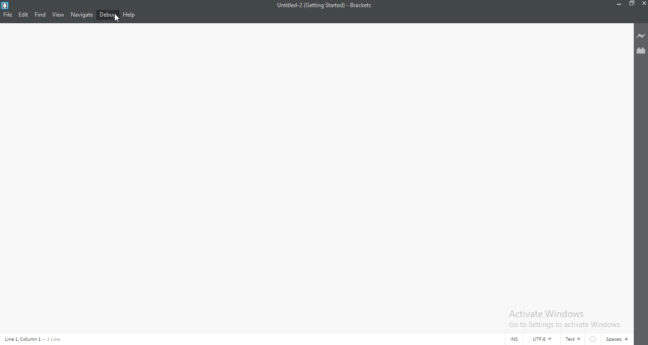 Image resolution: width=648 pixels, height=345 pixels. I want to click on minimize, so click(620, 3).